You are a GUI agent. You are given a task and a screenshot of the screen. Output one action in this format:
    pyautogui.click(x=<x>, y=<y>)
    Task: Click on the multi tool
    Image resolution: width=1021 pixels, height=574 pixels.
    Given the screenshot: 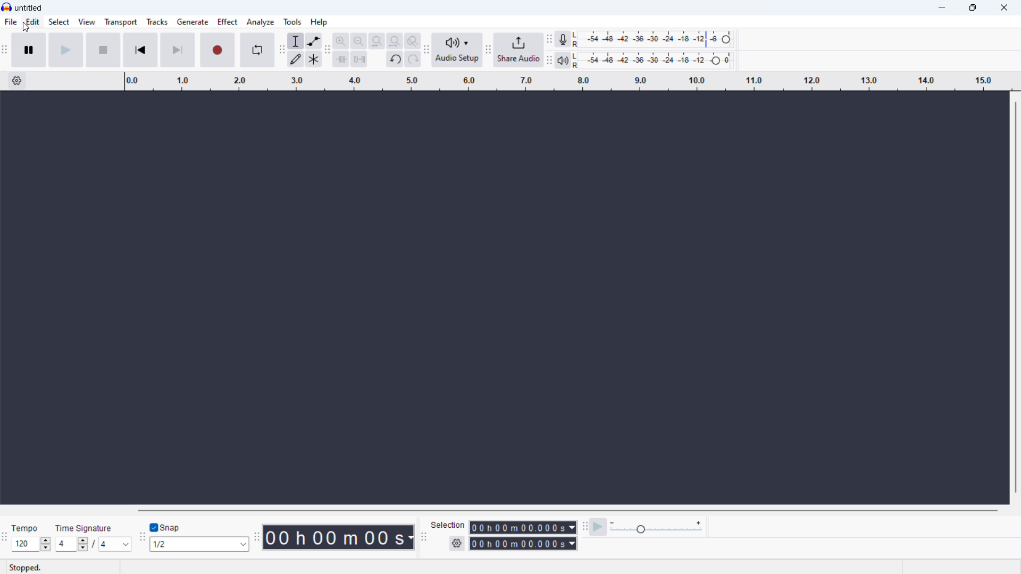 What is the action you would take?
    pyautogui.click(x=314, y=59)
    